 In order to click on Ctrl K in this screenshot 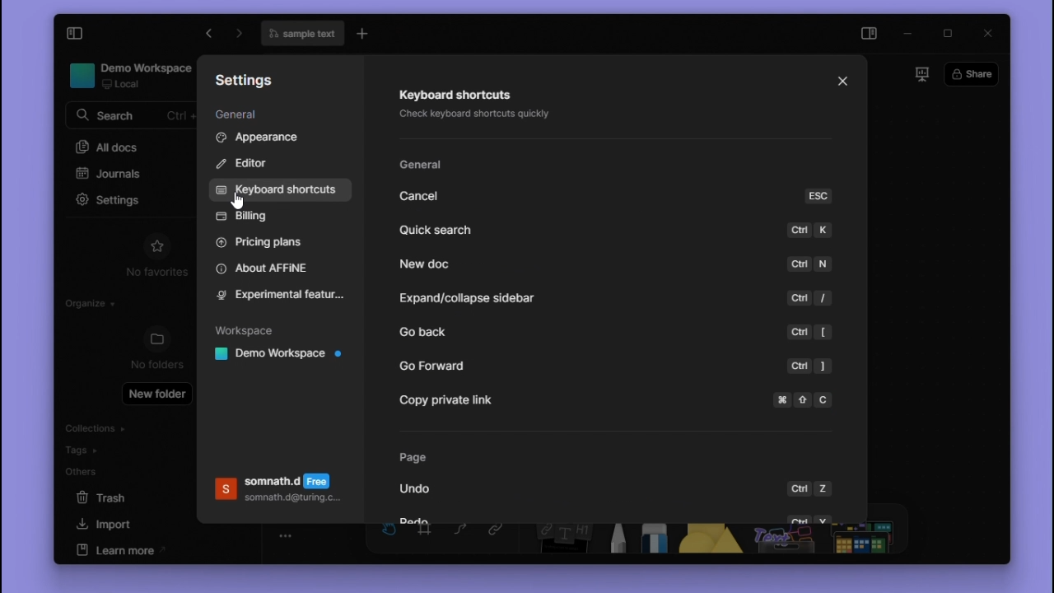, I will do `click(809, 233)`.